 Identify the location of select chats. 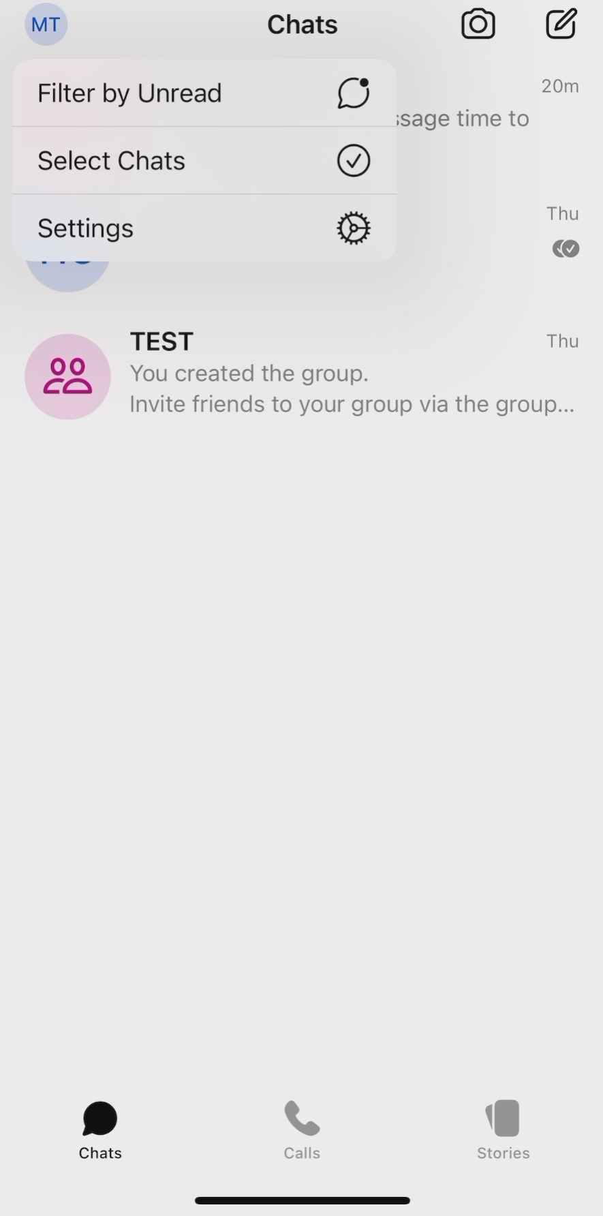
(204, 164).